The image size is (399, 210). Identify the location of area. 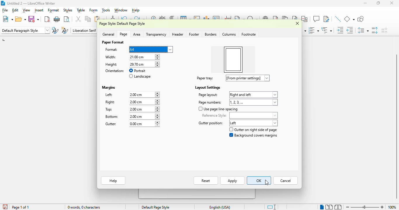
(137, 34).